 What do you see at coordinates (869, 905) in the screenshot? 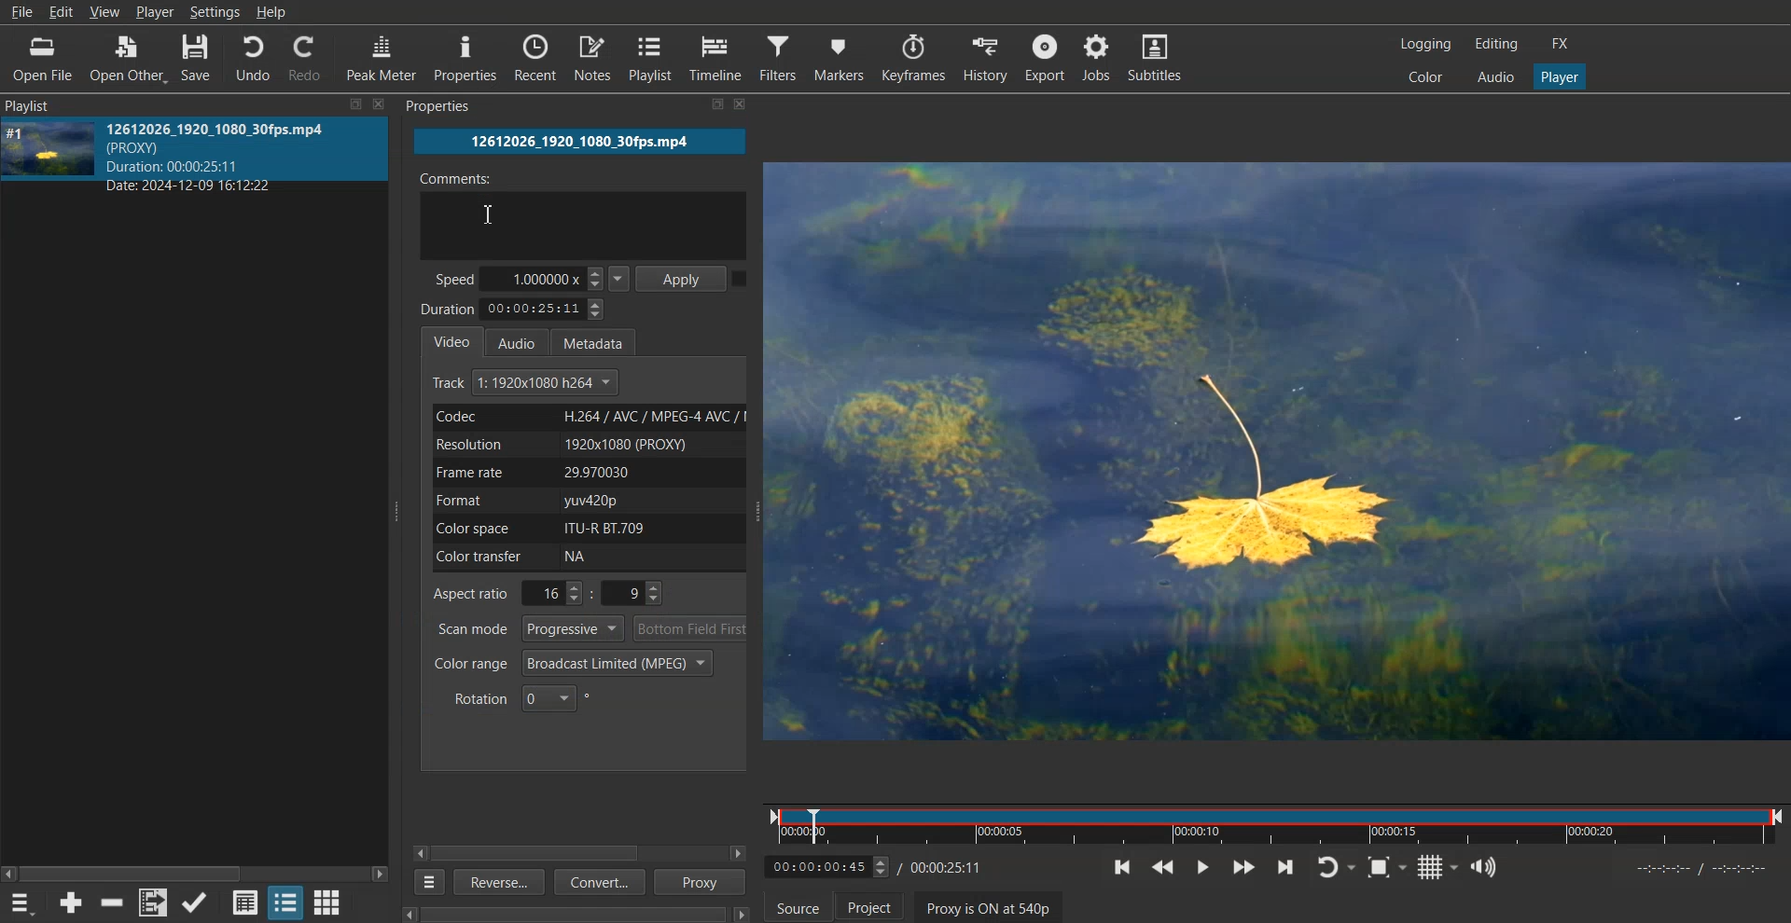
I see `Project` at bounding box center [869, 905].